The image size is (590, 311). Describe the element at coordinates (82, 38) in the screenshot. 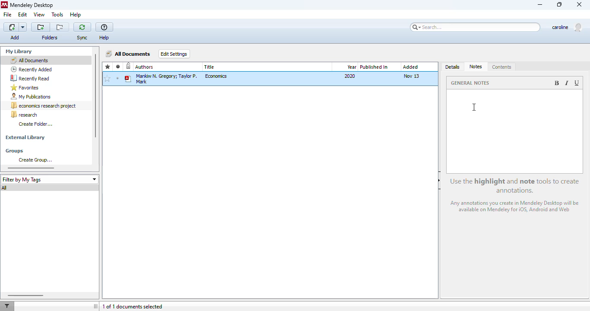

I see `Sync` at that location.